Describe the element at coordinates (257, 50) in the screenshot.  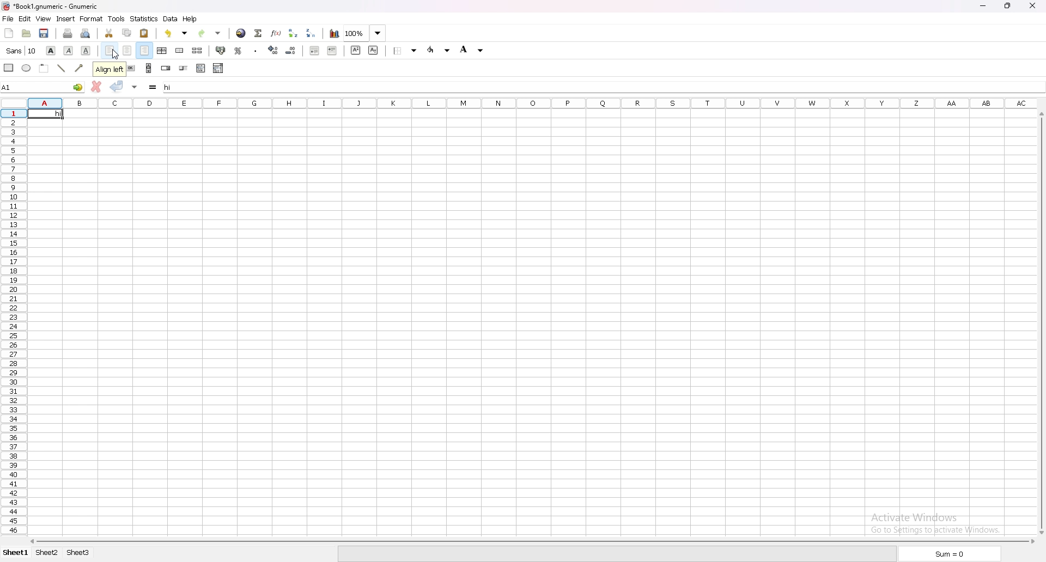
I see `thousands separator` at that location.